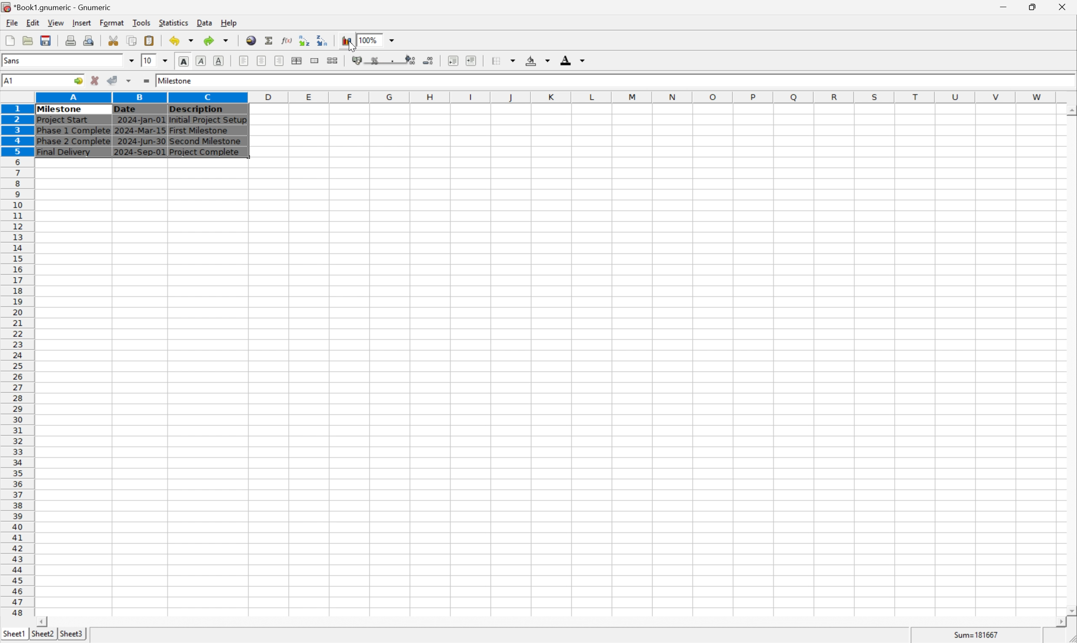 This screenshot has height=643, width=1077. I want to click on Set the format of the selected cells to include a thousands separator, so click(395, 61).